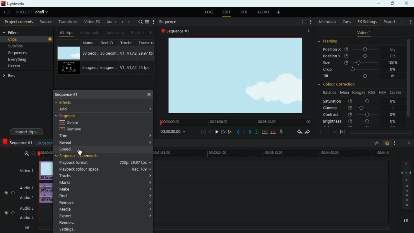  What do you see at coordinates (363, 33) in the screenshot?
I see `video 1` at bounding box center [363, 33].